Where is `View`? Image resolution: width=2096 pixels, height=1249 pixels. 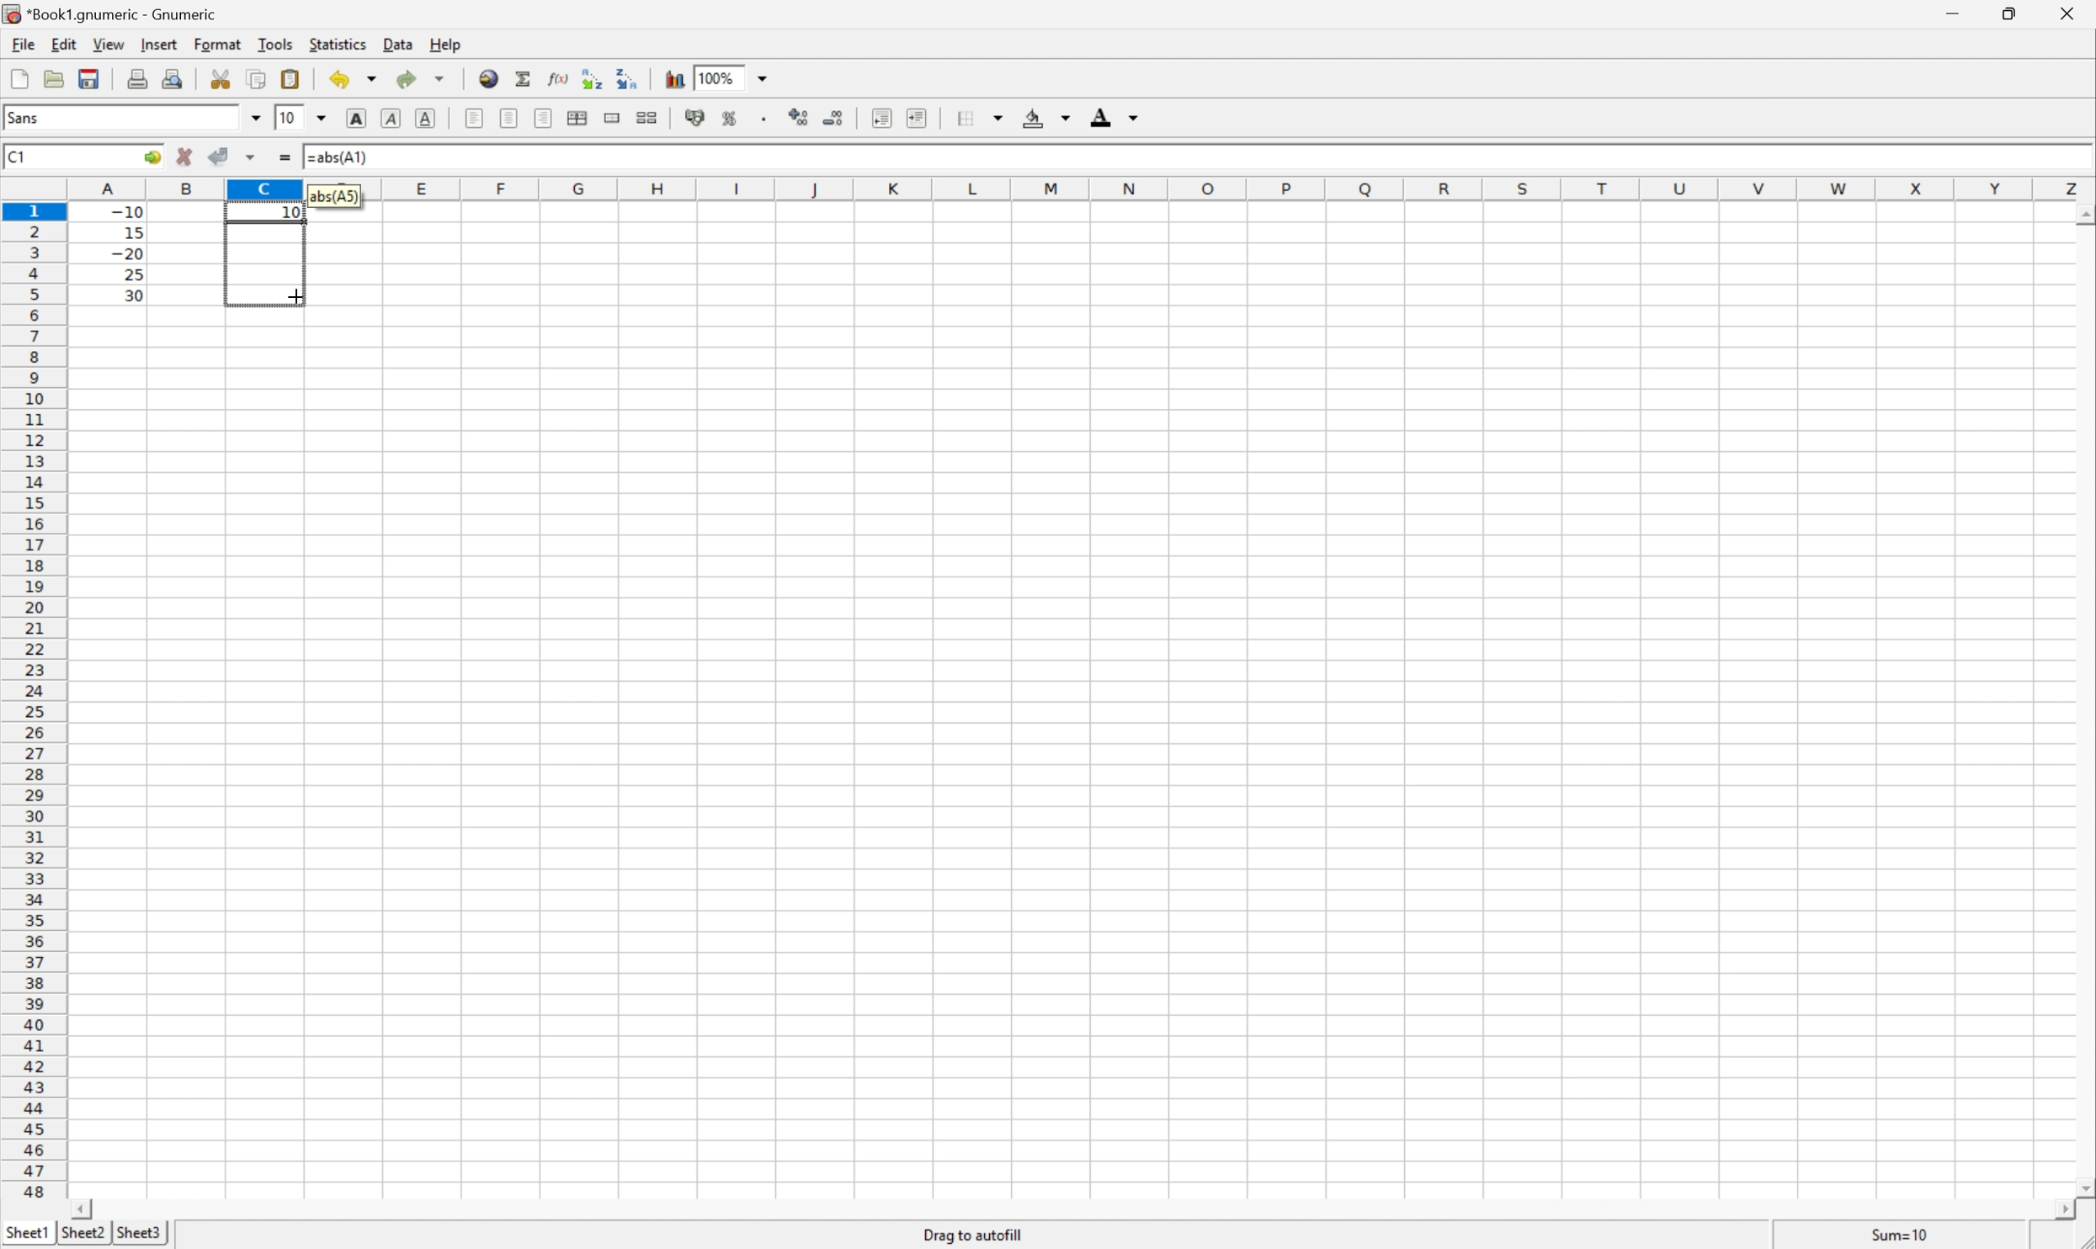 View is located at coordinates (109, 45).